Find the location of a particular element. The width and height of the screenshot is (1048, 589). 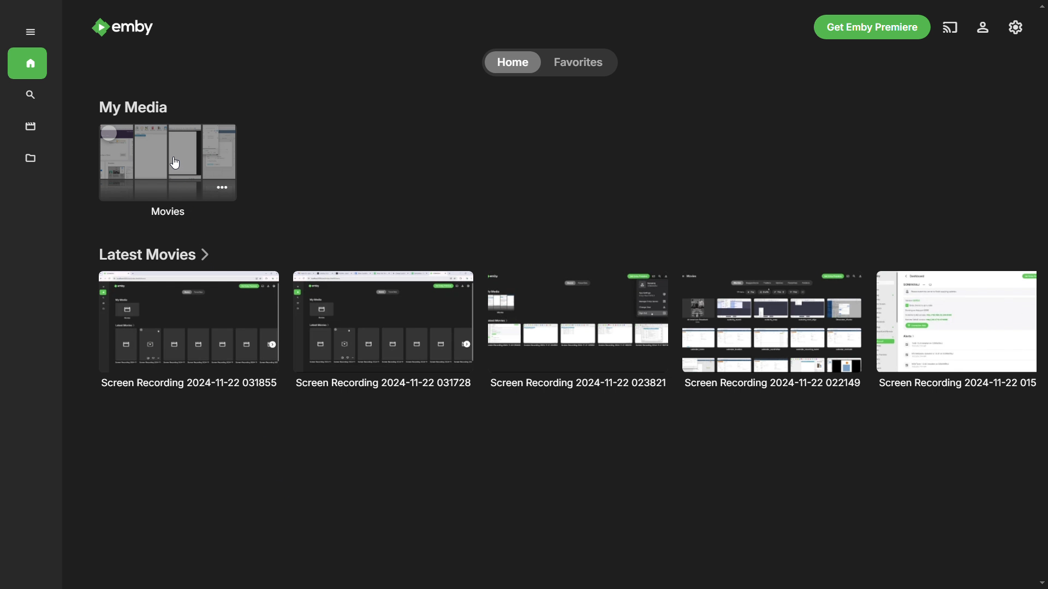

my media is located at coordinates (133, 107).